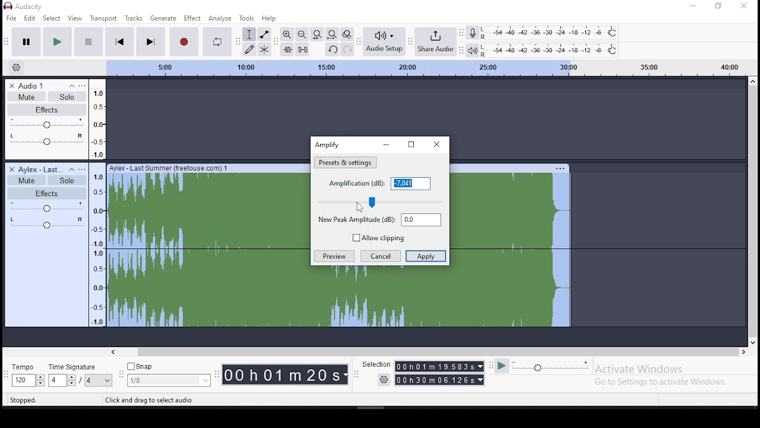 This screenshot has height=428, width=760. Describe the element at coordinates (379, 295) in the screenshot. I see `track` at that location.